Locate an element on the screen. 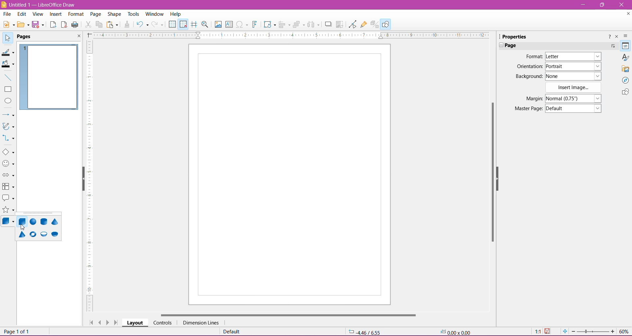 This screenshot has height=336, width=632. Snap to Grid is located at coordinates (183, 24).